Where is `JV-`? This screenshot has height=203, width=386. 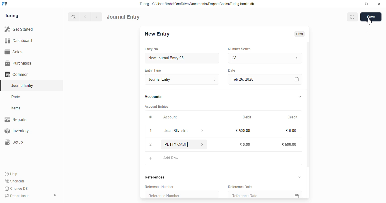 JV- is located at coordinates (265, 58).